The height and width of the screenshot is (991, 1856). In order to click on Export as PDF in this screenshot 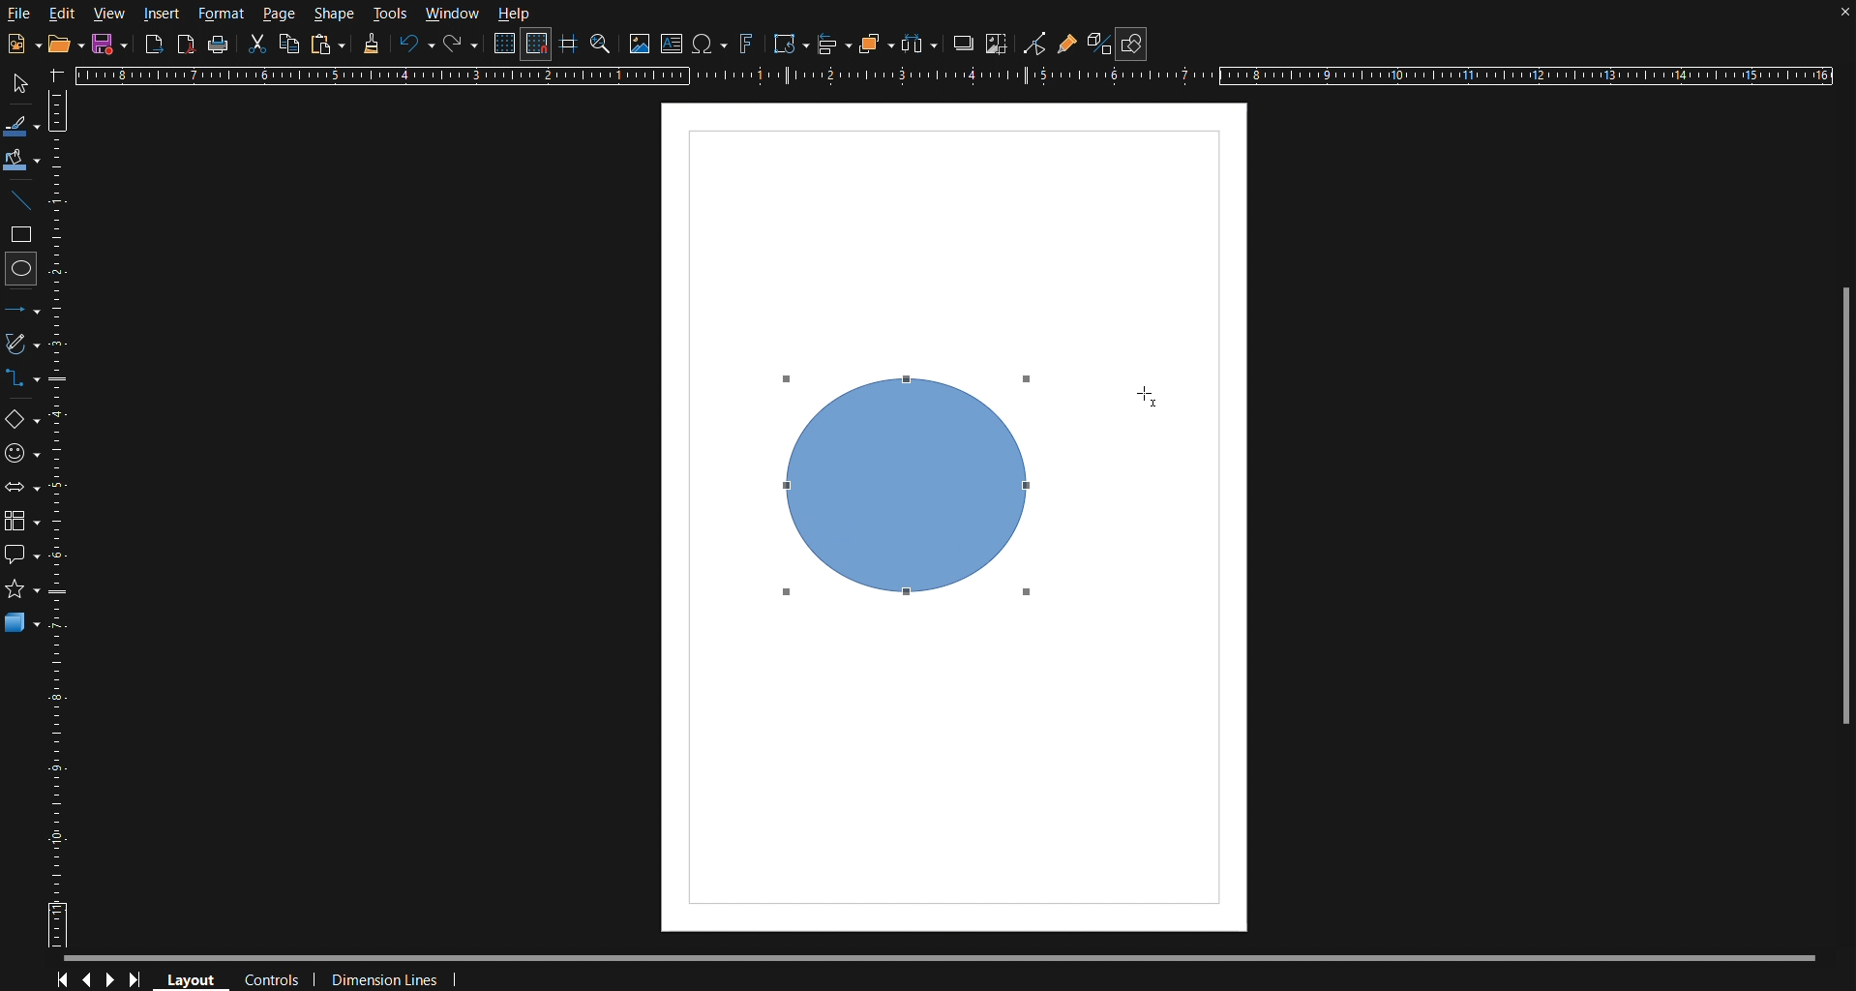, I will do `click(188, 45)`.